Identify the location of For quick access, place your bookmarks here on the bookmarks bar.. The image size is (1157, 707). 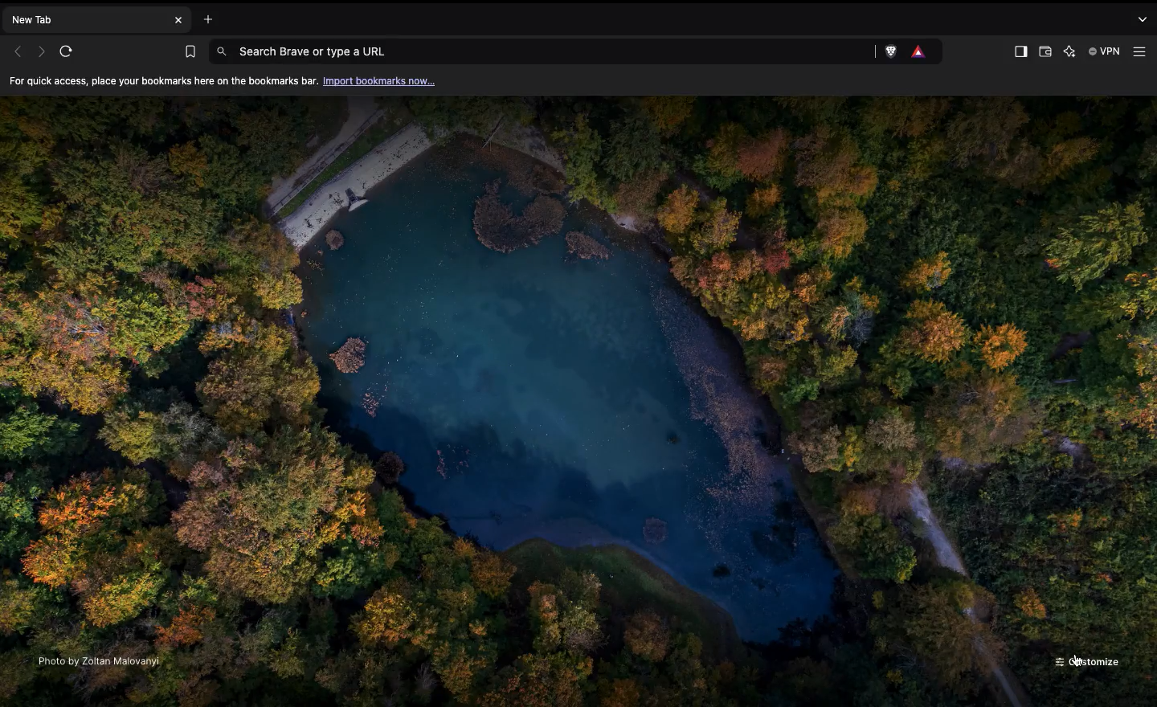
(164, 82).